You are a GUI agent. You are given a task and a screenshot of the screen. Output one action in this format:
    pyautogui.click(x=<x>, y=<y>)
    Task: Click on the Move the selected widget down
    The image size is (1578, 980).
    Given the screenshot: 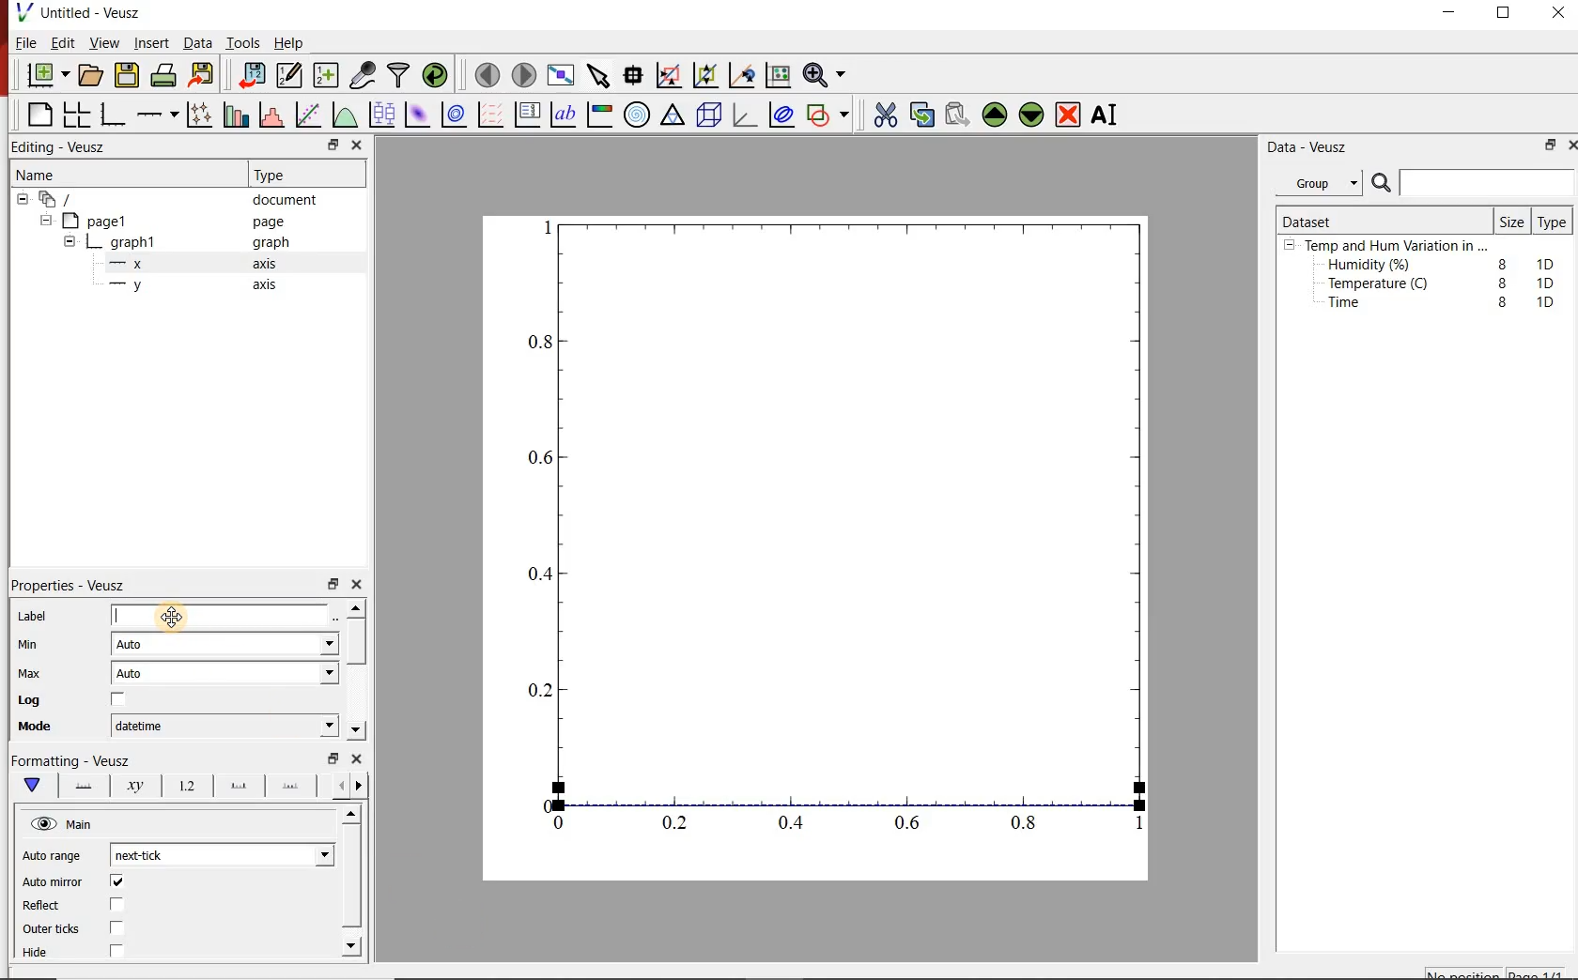 What is the action you would take?
    pyautogui.click(x=1034, y=115)
    